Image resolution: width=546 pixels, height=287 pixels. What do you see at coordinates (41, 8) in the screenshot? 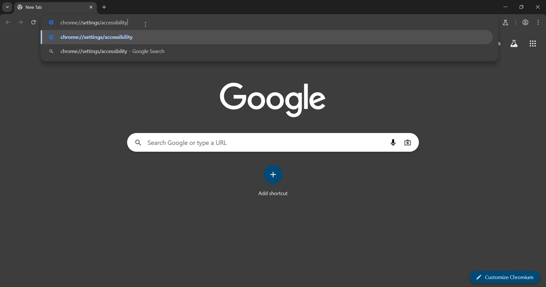
I see `New Tab` at bounding box center [41, 8].